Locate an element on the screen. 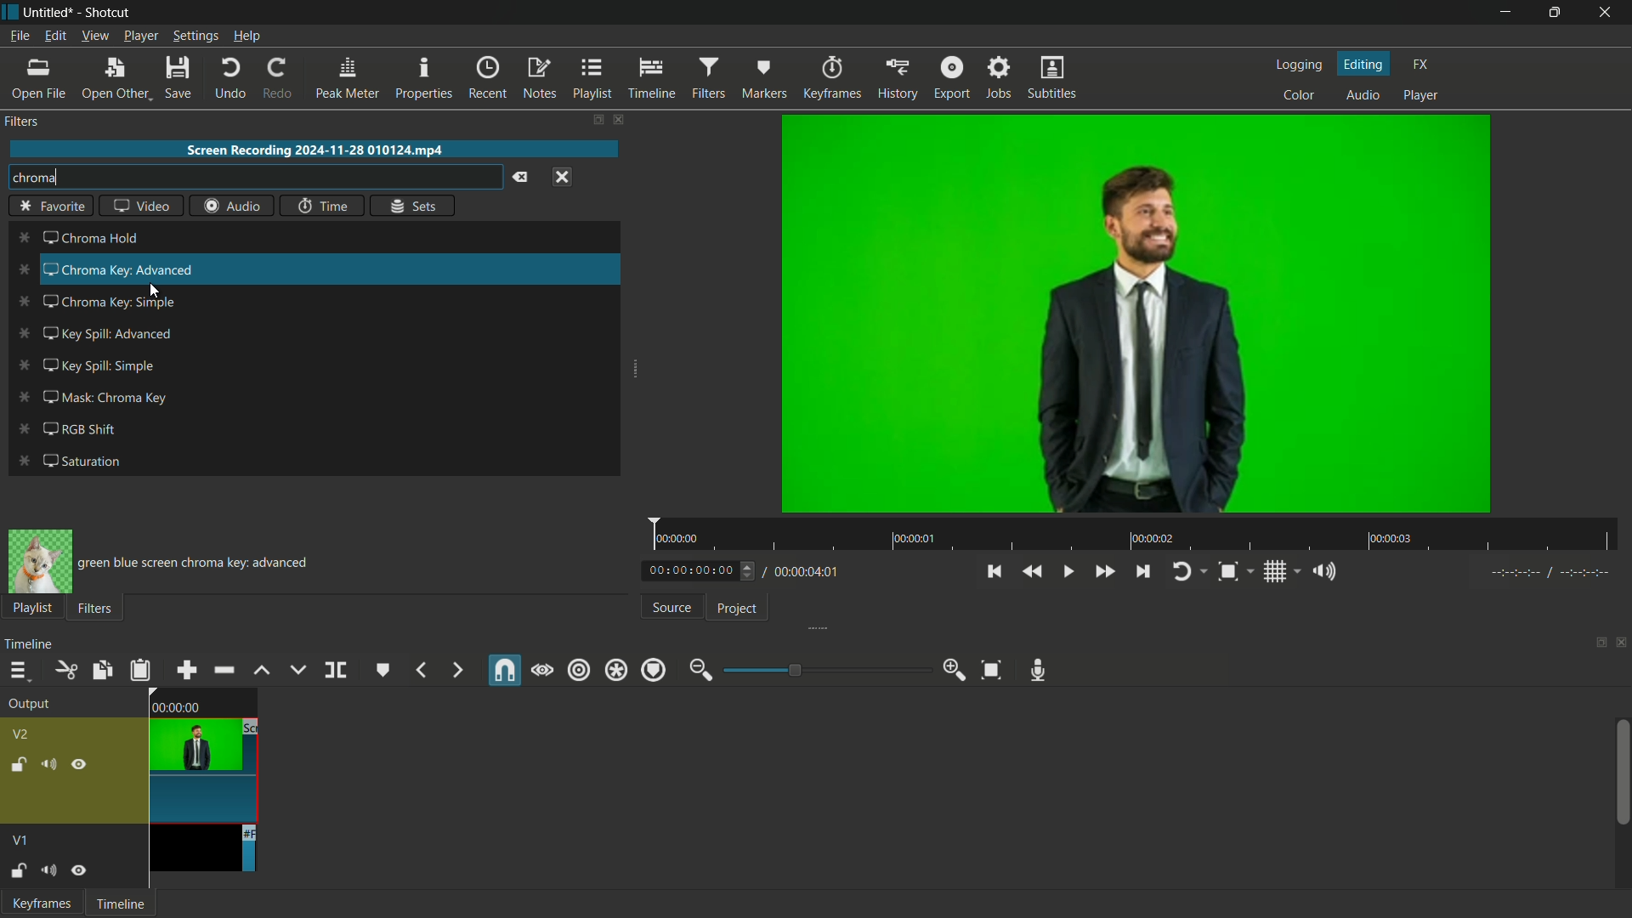  recent is located at coordinates (488, 79).